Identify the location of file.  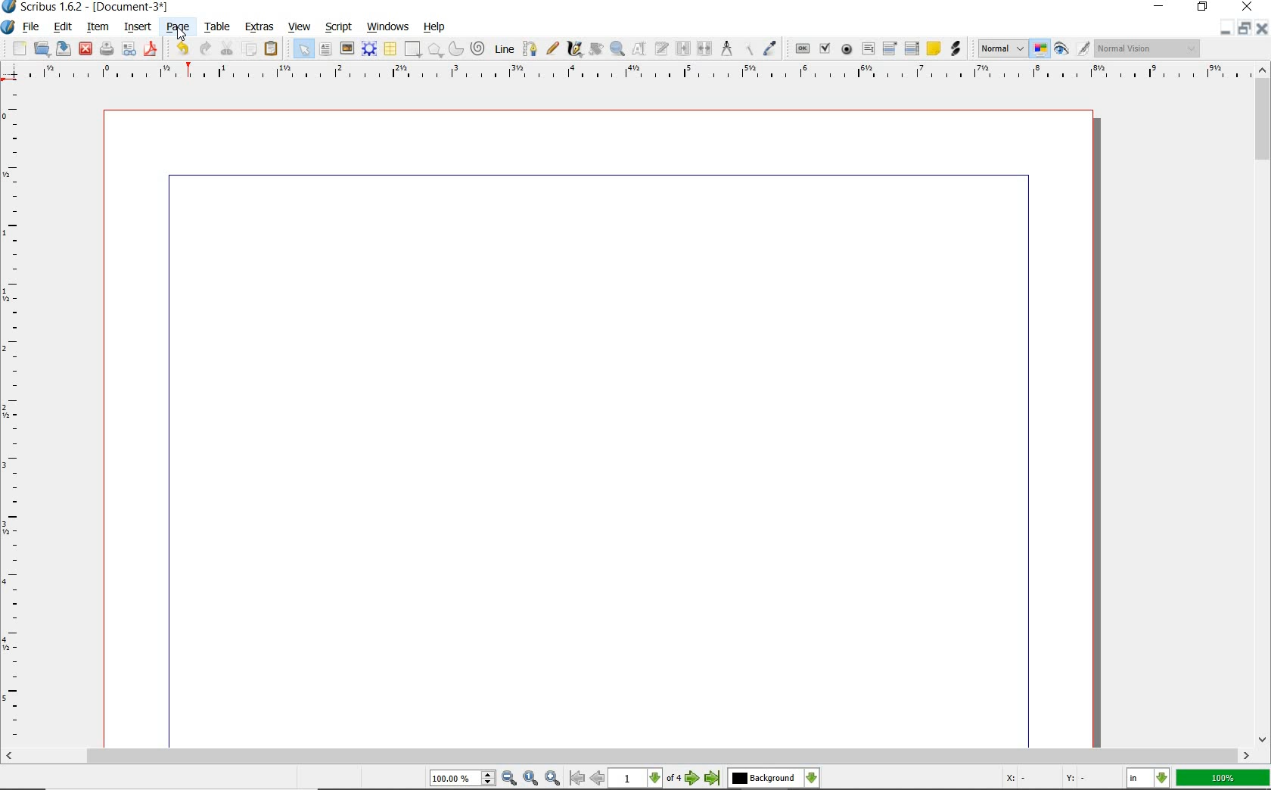
(33, 26).